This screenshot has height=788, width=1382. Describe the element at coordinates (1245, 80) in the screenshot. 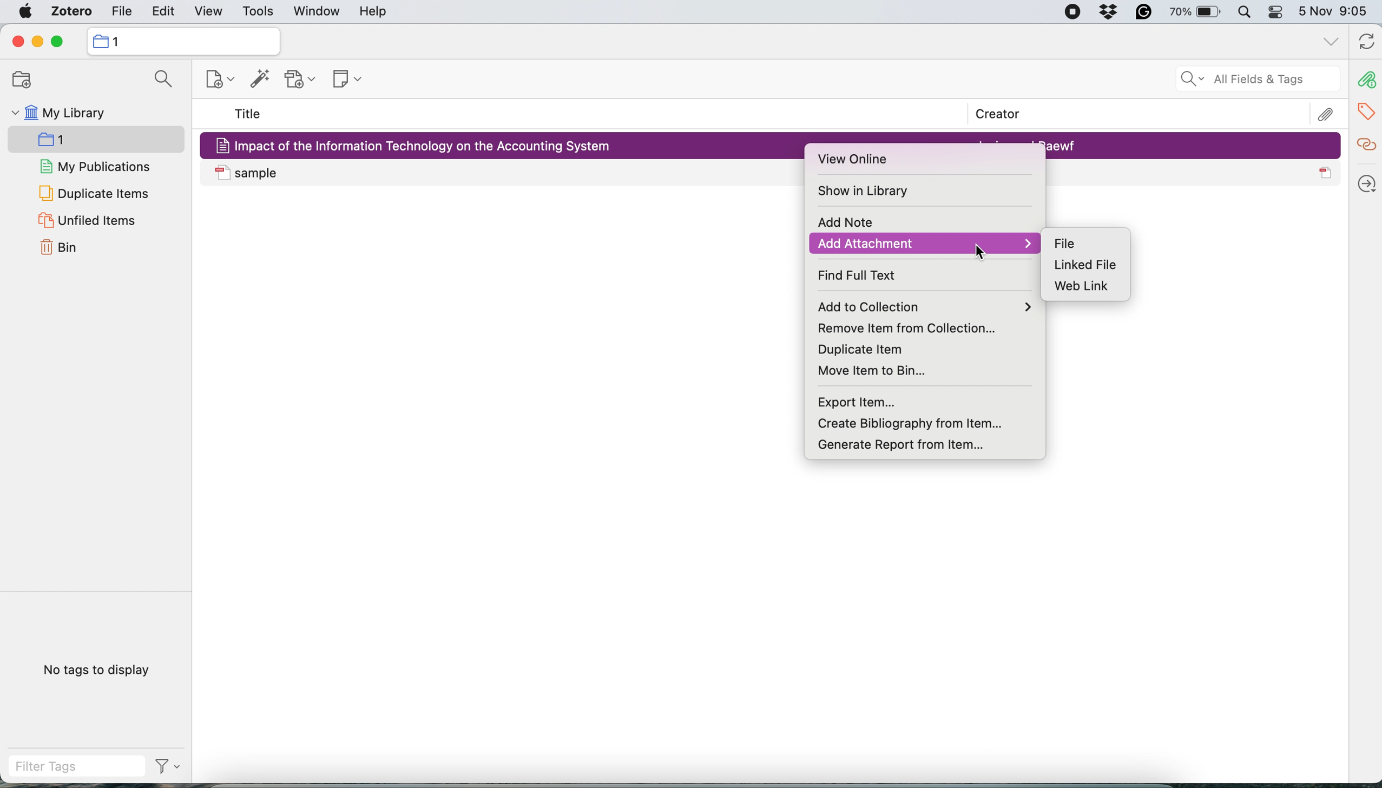

I see `all fields and tags` at that location.